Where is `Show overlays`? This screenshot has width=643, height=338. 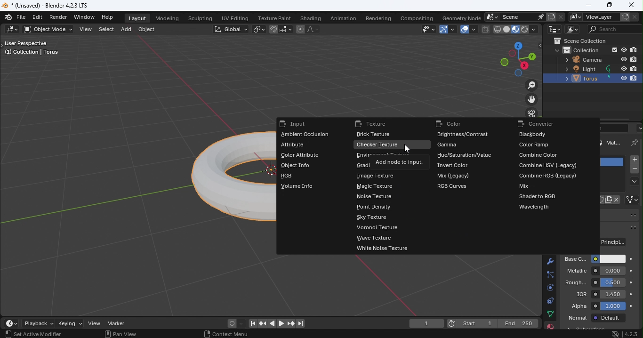
Show overlays is located at coordinates (469, 29).